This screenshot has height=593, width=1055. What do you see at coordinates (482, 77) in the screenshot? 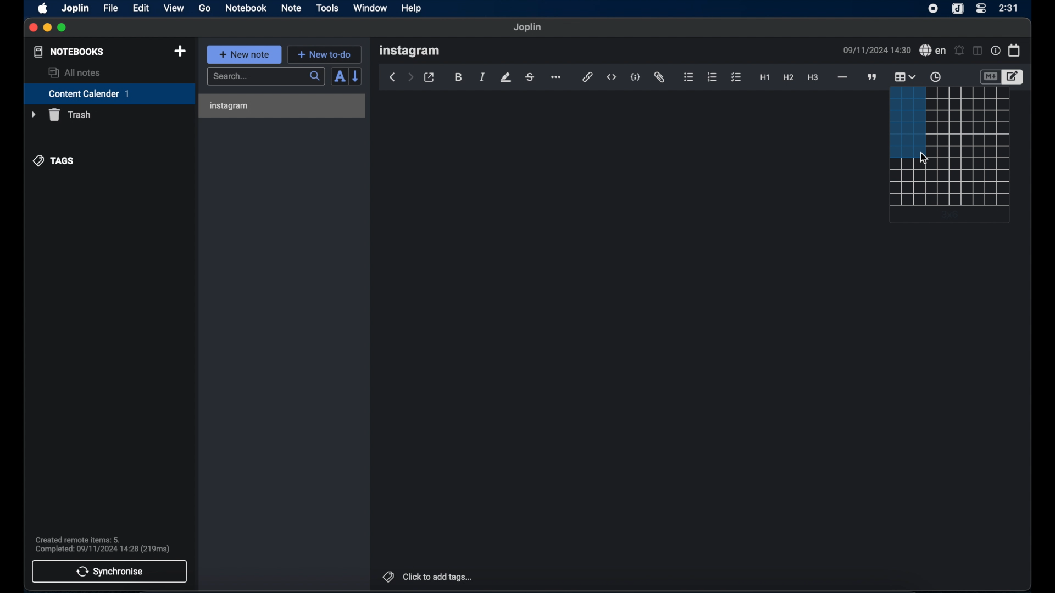
I see `italic` at bounding box center [482, 77].